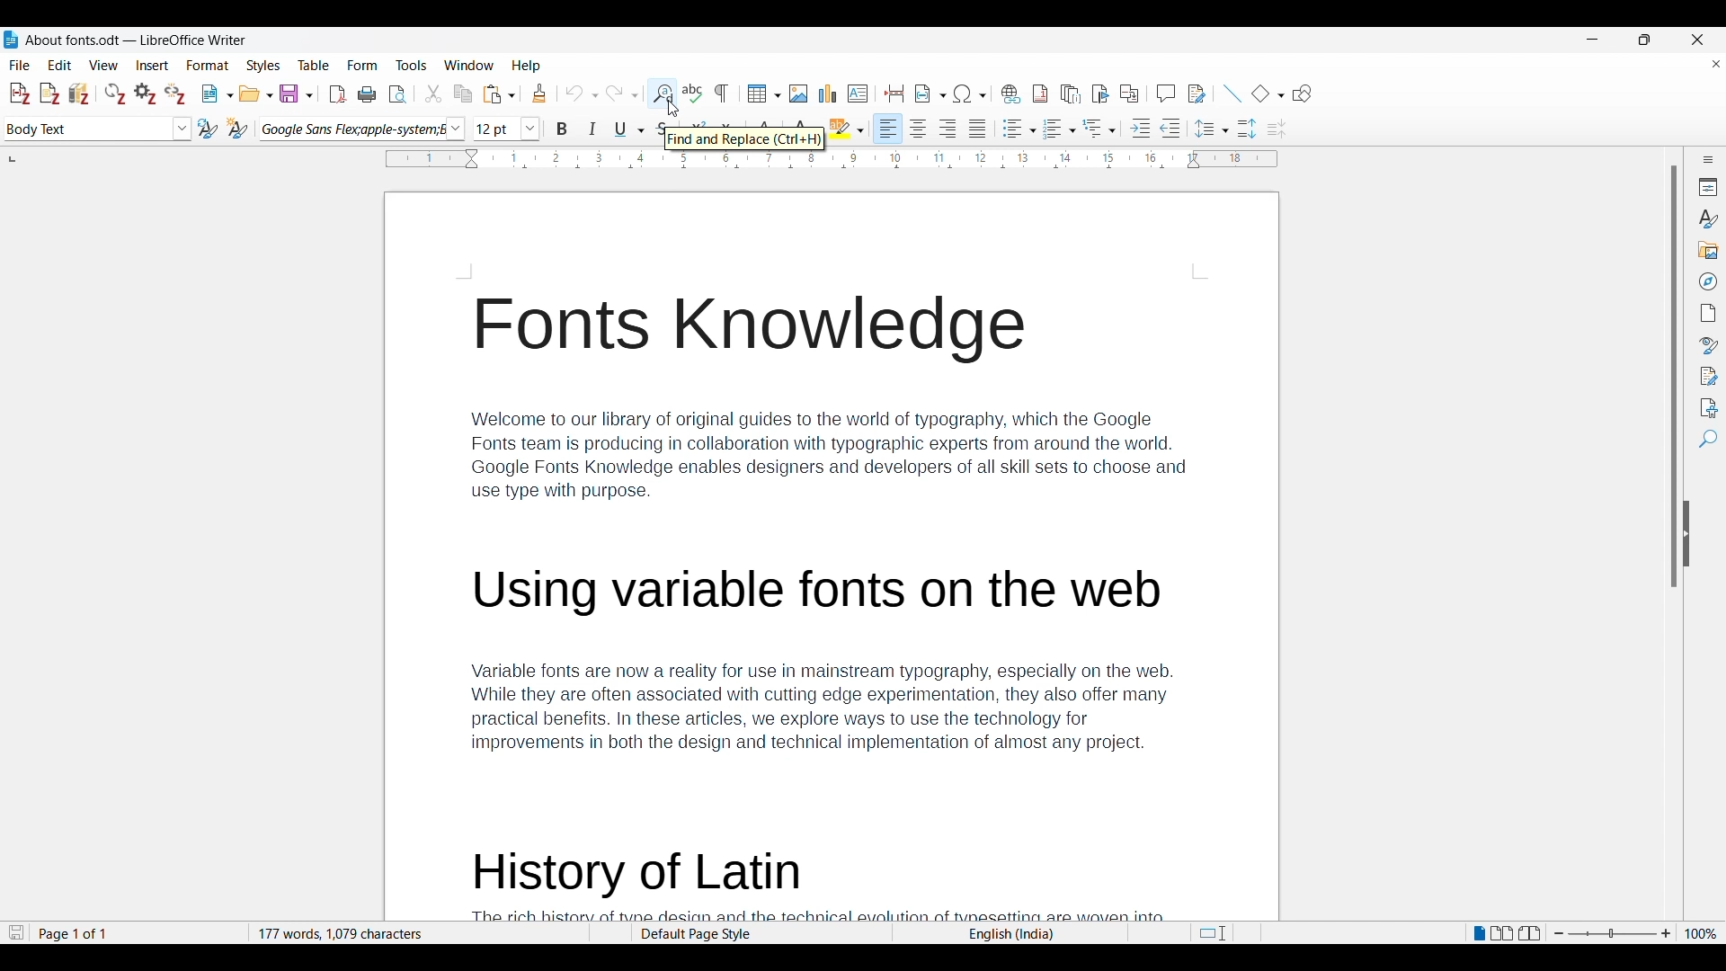 This screenshot has width=1726, height=971. Describe the element at coordinates (1072, 94) in the screenshot. I see `Insert endnote` at that location.